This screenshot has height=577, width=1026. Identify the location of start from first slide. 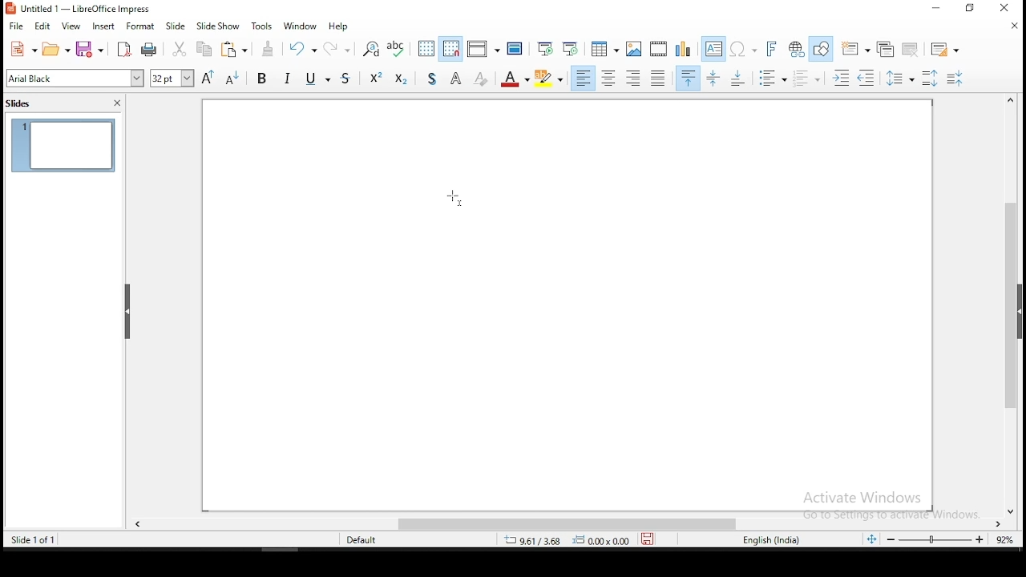
(544, 48).